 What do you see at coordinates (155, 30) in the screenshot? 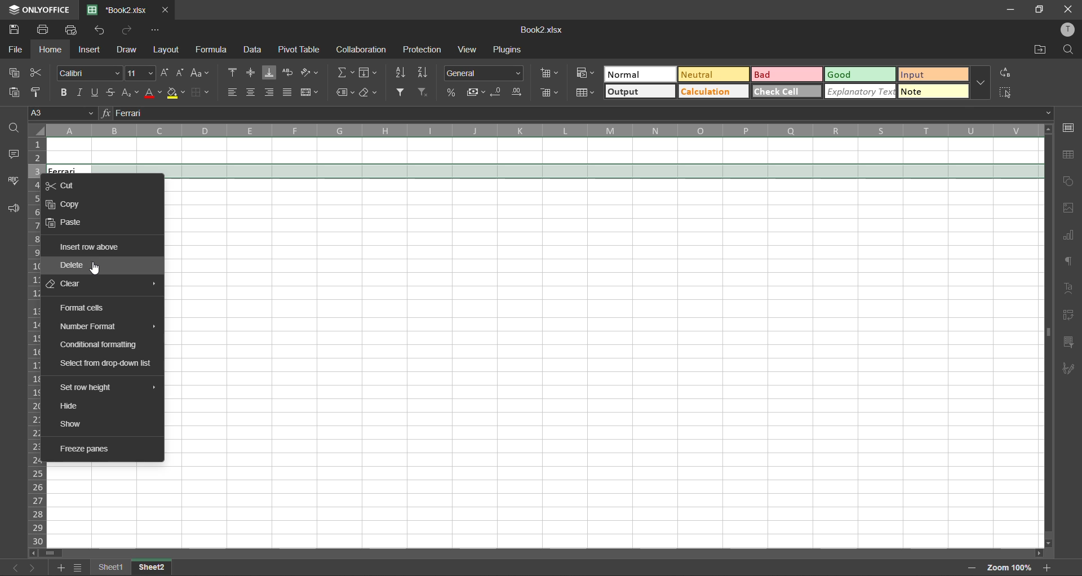
I see `customize quick access bar` at bounding box center [155, 30].